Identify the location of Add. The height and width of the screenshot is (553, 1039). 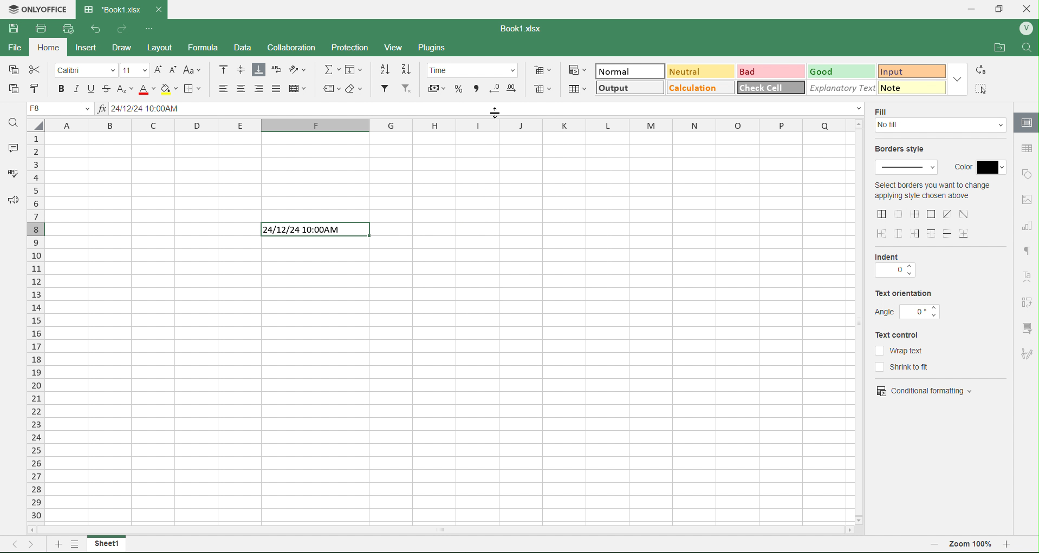
(56, 543).